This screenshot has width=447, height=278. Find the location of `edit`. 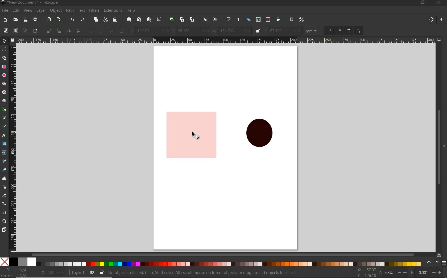

edit is located at coordinates (16, 11).